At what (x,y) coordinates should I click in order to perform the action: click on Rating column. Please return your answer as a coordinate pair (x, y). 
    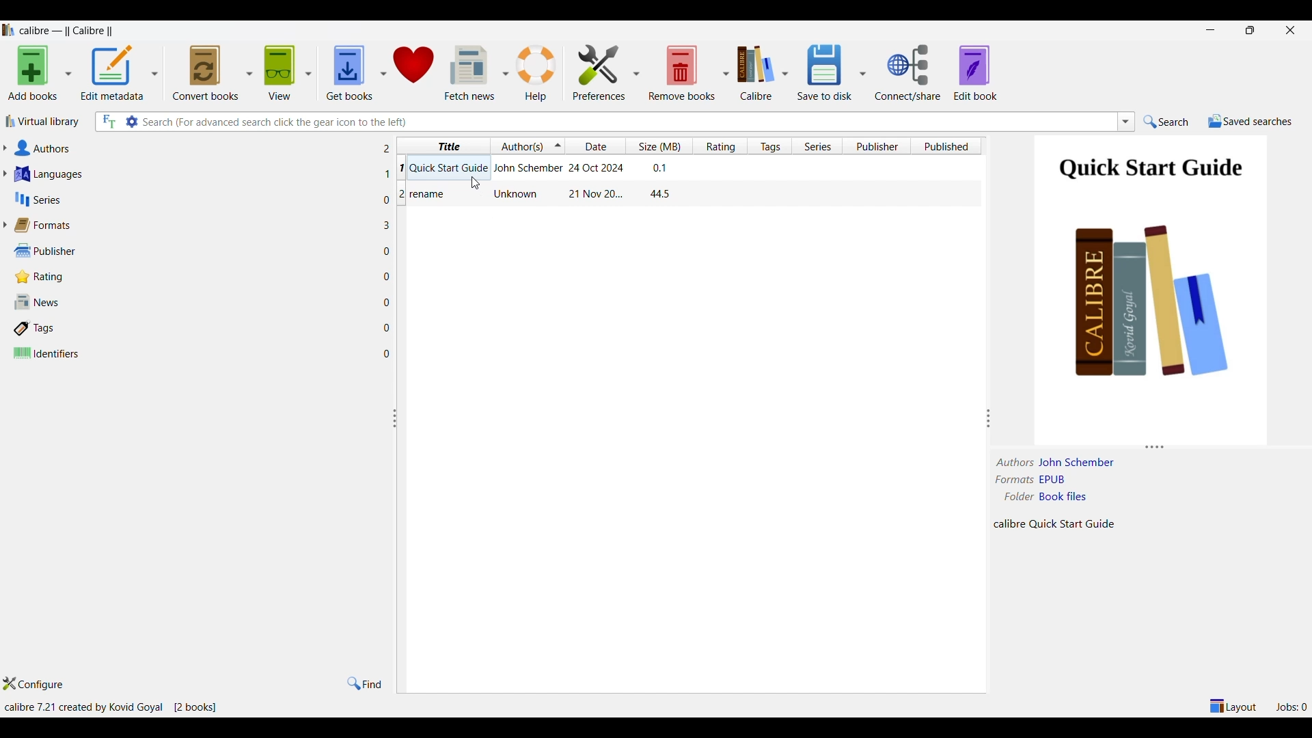
    Looking at the image, I should click on (720, 146).